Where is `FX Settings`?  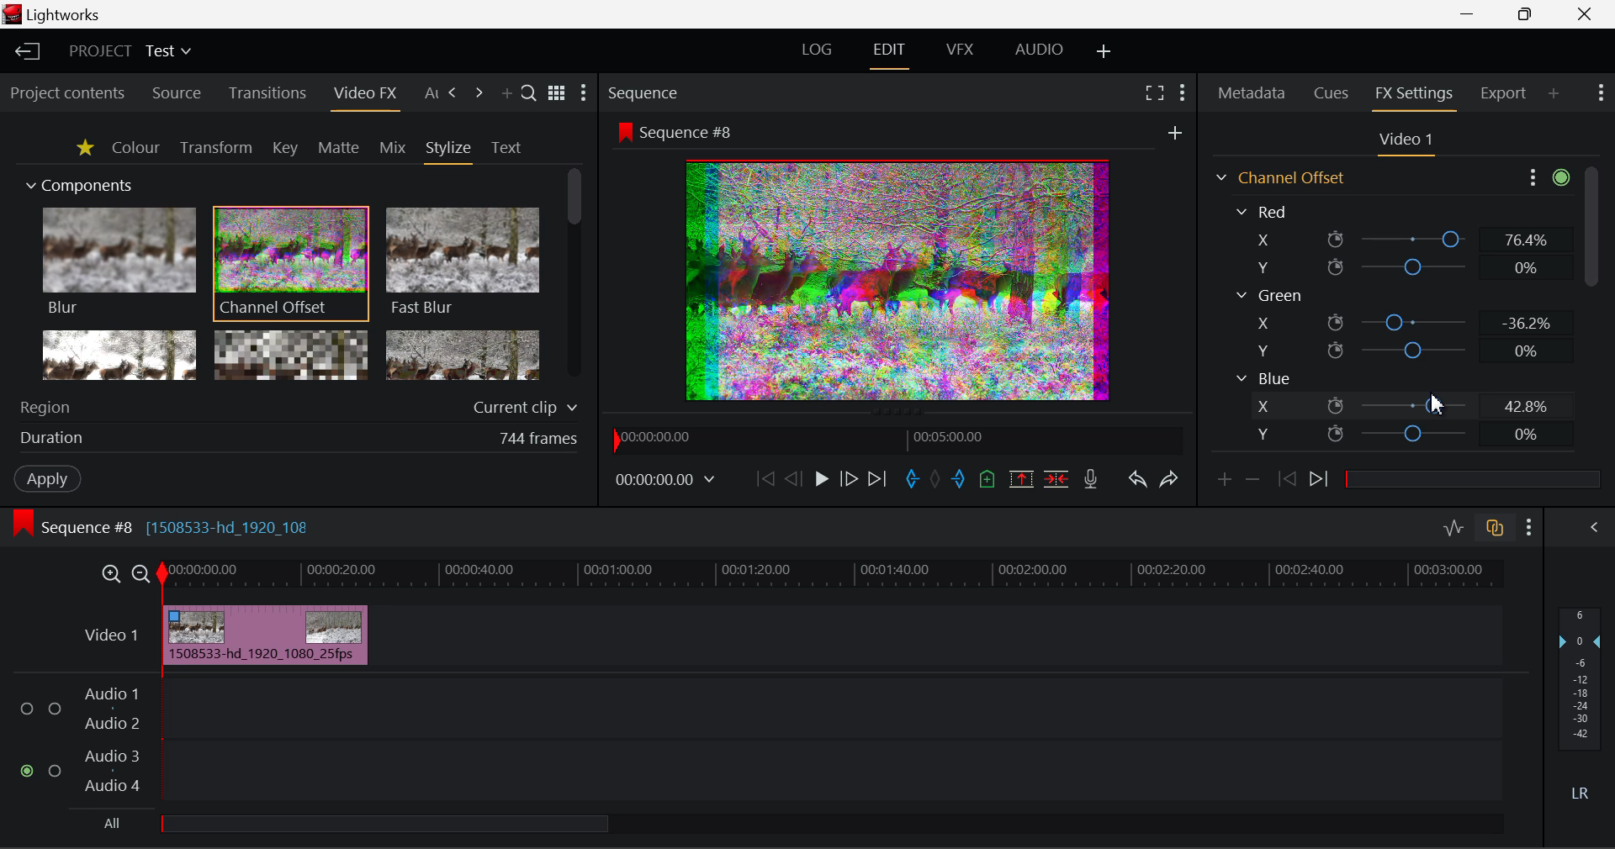
FX Settings is located at coordinates (1415, 95).